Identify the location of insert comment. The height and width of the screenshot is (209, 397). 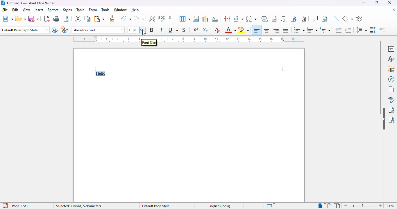
(315, 18).